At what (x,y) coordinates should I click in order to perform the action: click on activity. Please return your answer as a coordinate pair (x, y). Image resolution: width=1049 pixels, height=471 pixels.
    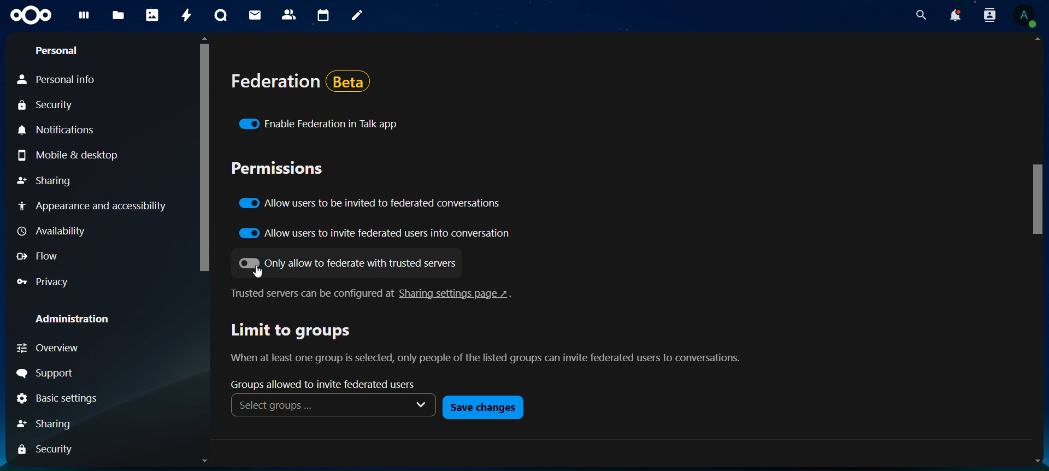
    Looking at the image, I should click on (188, 16).